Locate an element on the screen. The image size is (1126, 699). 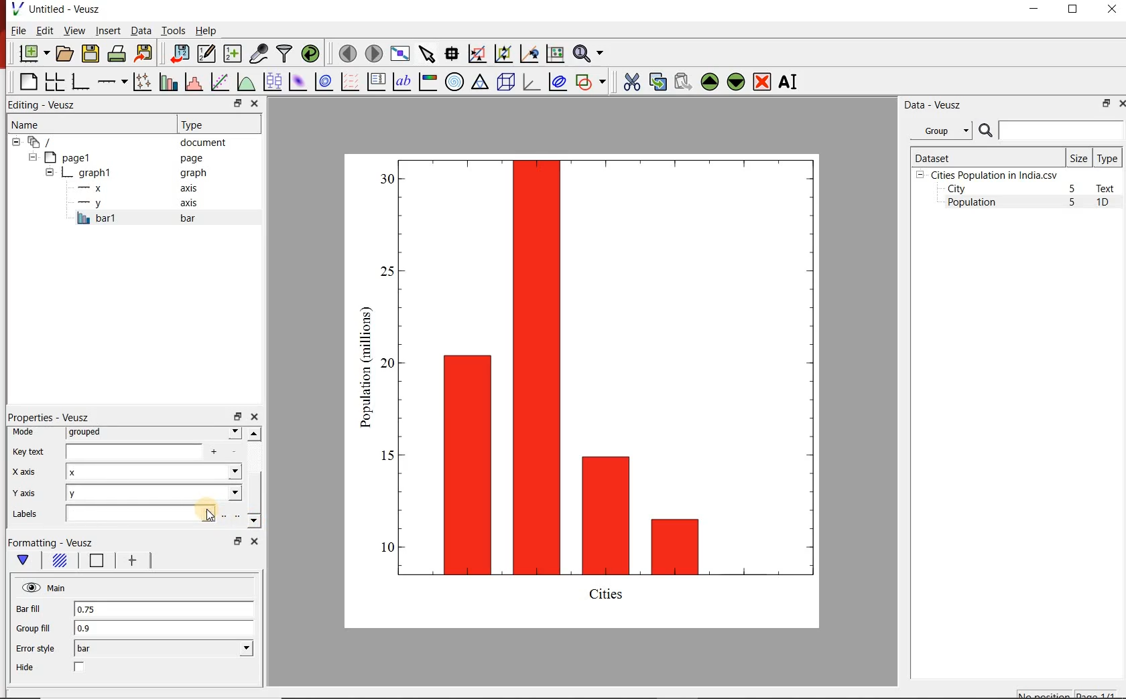
Line is located at coordinates (94, 563).